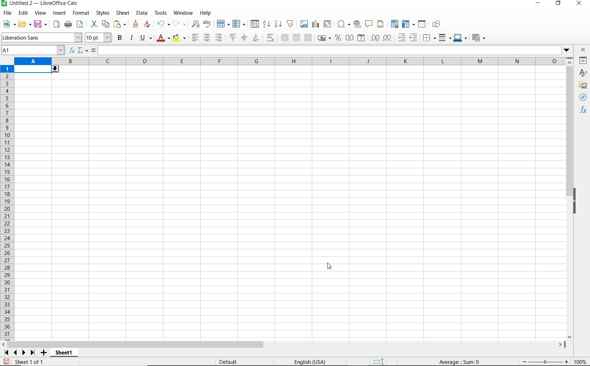 This screenshot has width=590, height=366. What do you see at coordinates (59, 13) in the screenshot?
I see `insert` at bounding box center [59, 13].